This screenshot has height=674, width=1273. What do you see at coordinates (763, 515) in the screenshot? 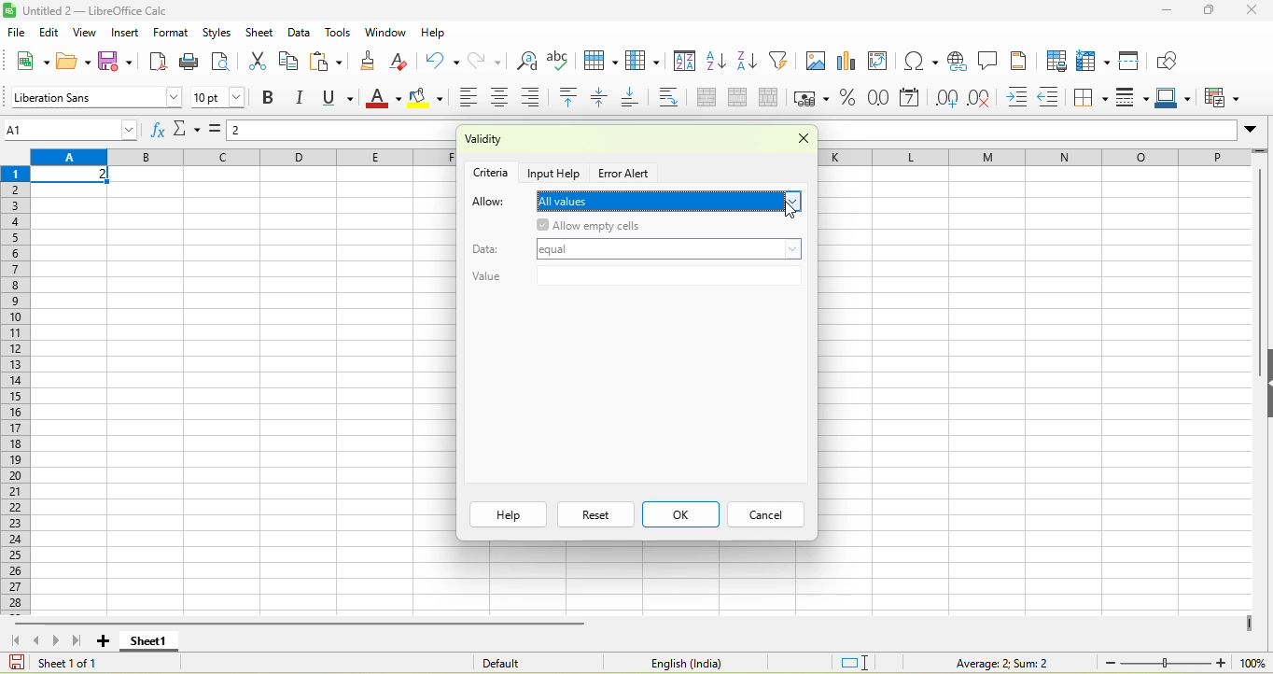
I see `cancel` at bounding box center [763, 515].